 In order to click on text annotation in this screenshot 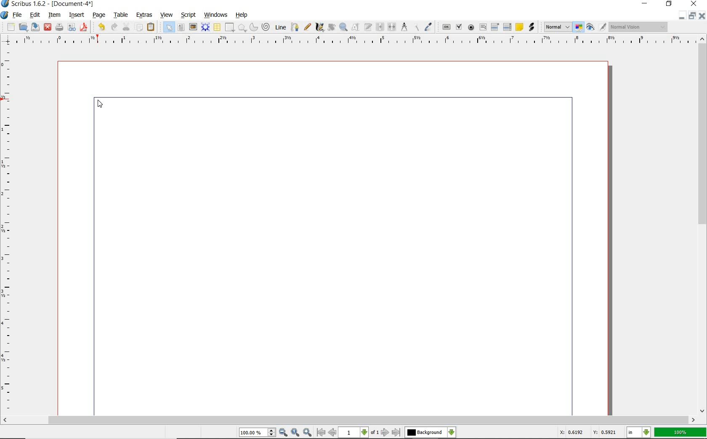, I will do `click(519, 27)`.